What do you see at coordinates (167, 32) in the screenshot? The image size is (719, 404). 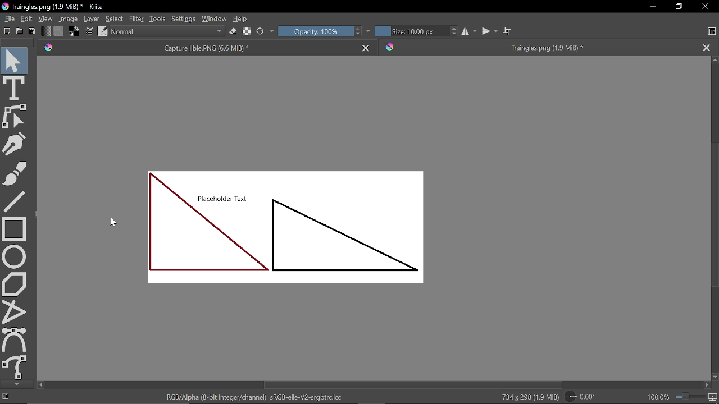 I see `Blending` at bounding box center [167, 32].